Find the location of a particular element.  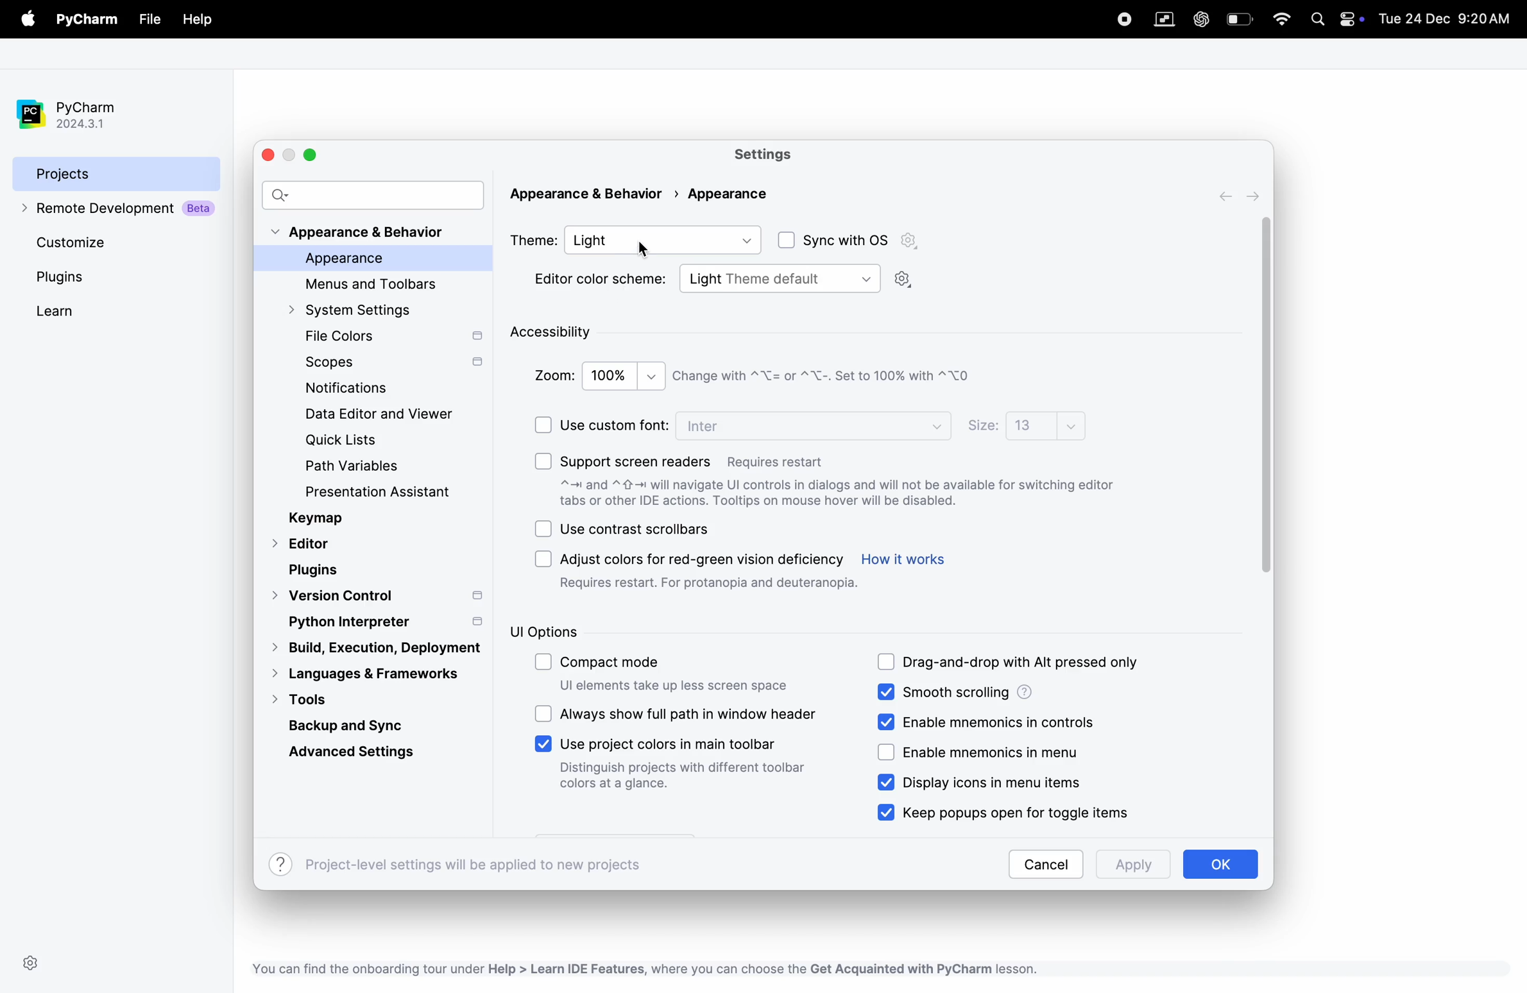

apply is located at coordinates (1129, 867).